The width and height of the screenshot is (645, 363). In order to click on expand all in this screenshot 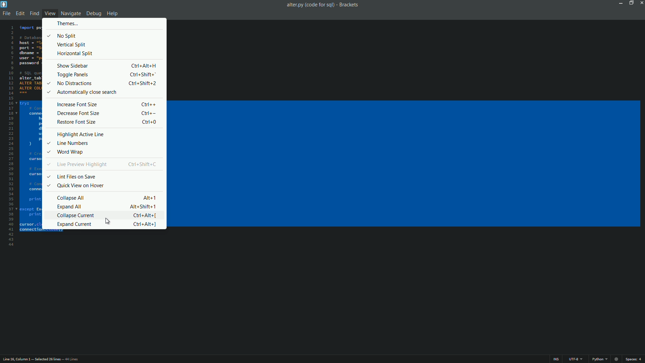, I will do `click(70, 207)`.